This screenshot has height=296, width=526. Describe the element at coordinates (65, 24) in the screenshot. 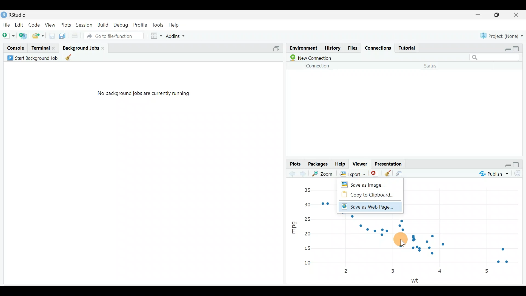

I see `Plots` at that location.